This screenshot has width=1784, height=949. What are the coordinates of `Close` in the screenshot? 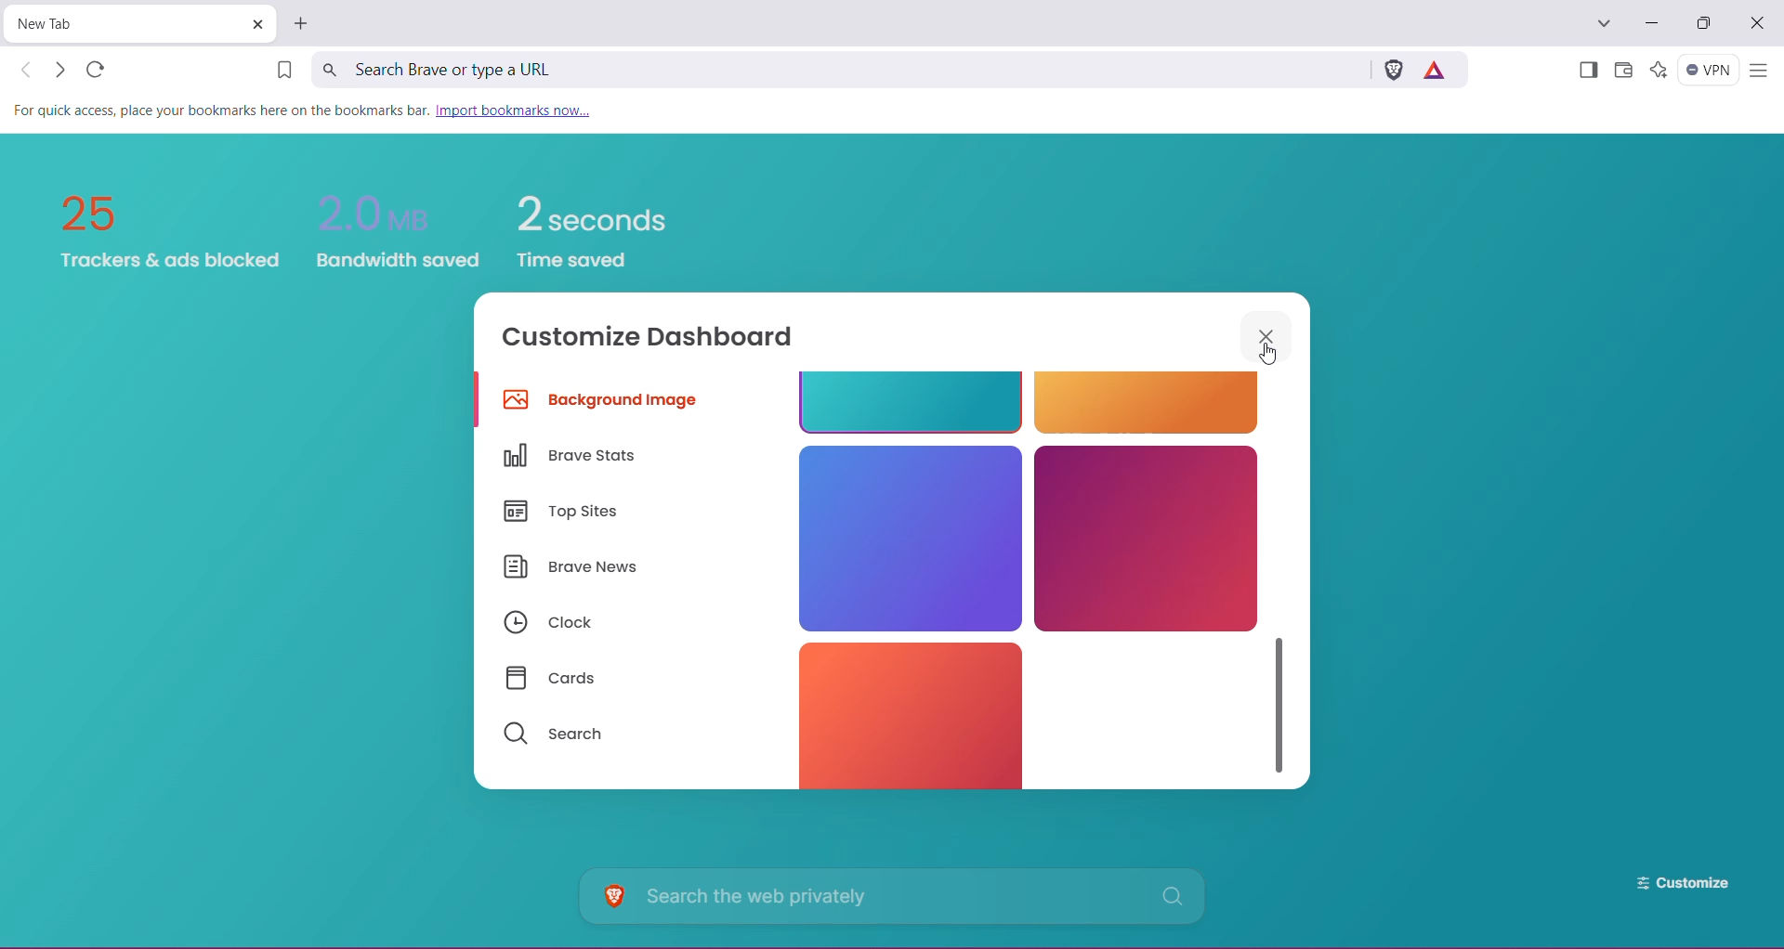 It's located at (1759, 24).